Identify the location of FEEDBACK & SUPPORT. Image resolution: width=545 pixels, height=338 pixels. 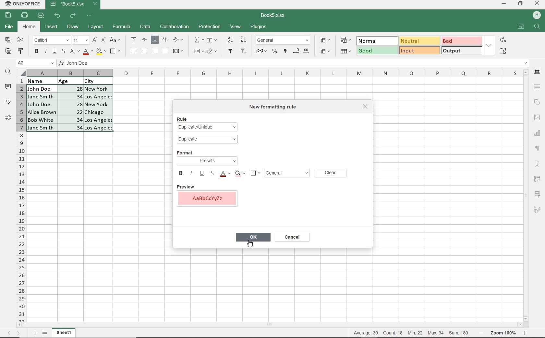
(8, 118).